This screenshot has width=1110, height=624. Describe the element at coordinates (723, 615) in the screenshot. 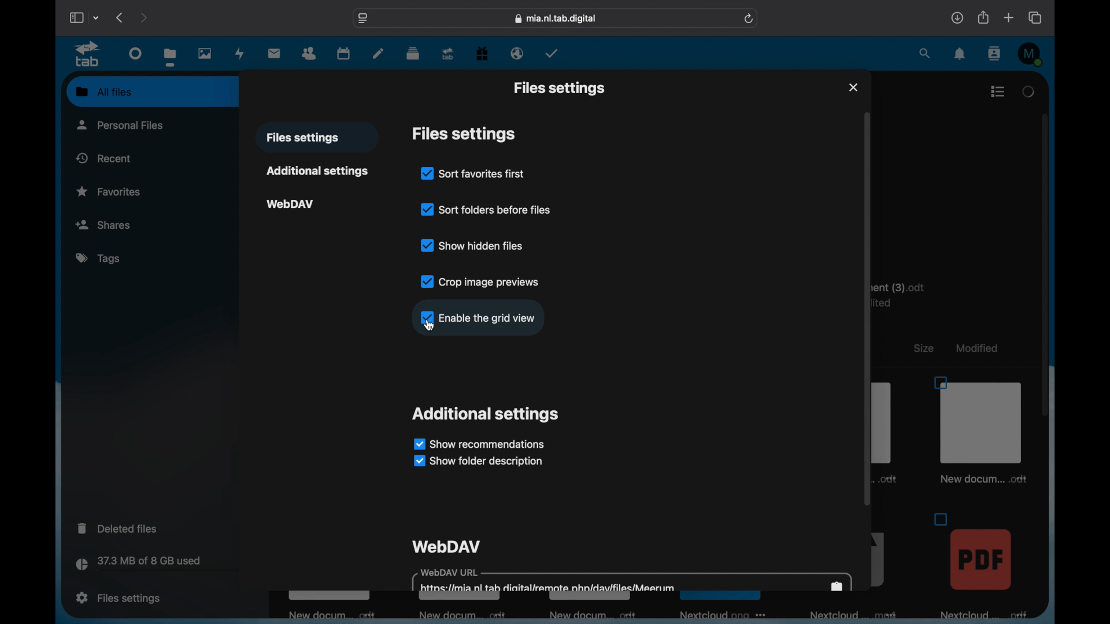

I see `next cloud` at that location.